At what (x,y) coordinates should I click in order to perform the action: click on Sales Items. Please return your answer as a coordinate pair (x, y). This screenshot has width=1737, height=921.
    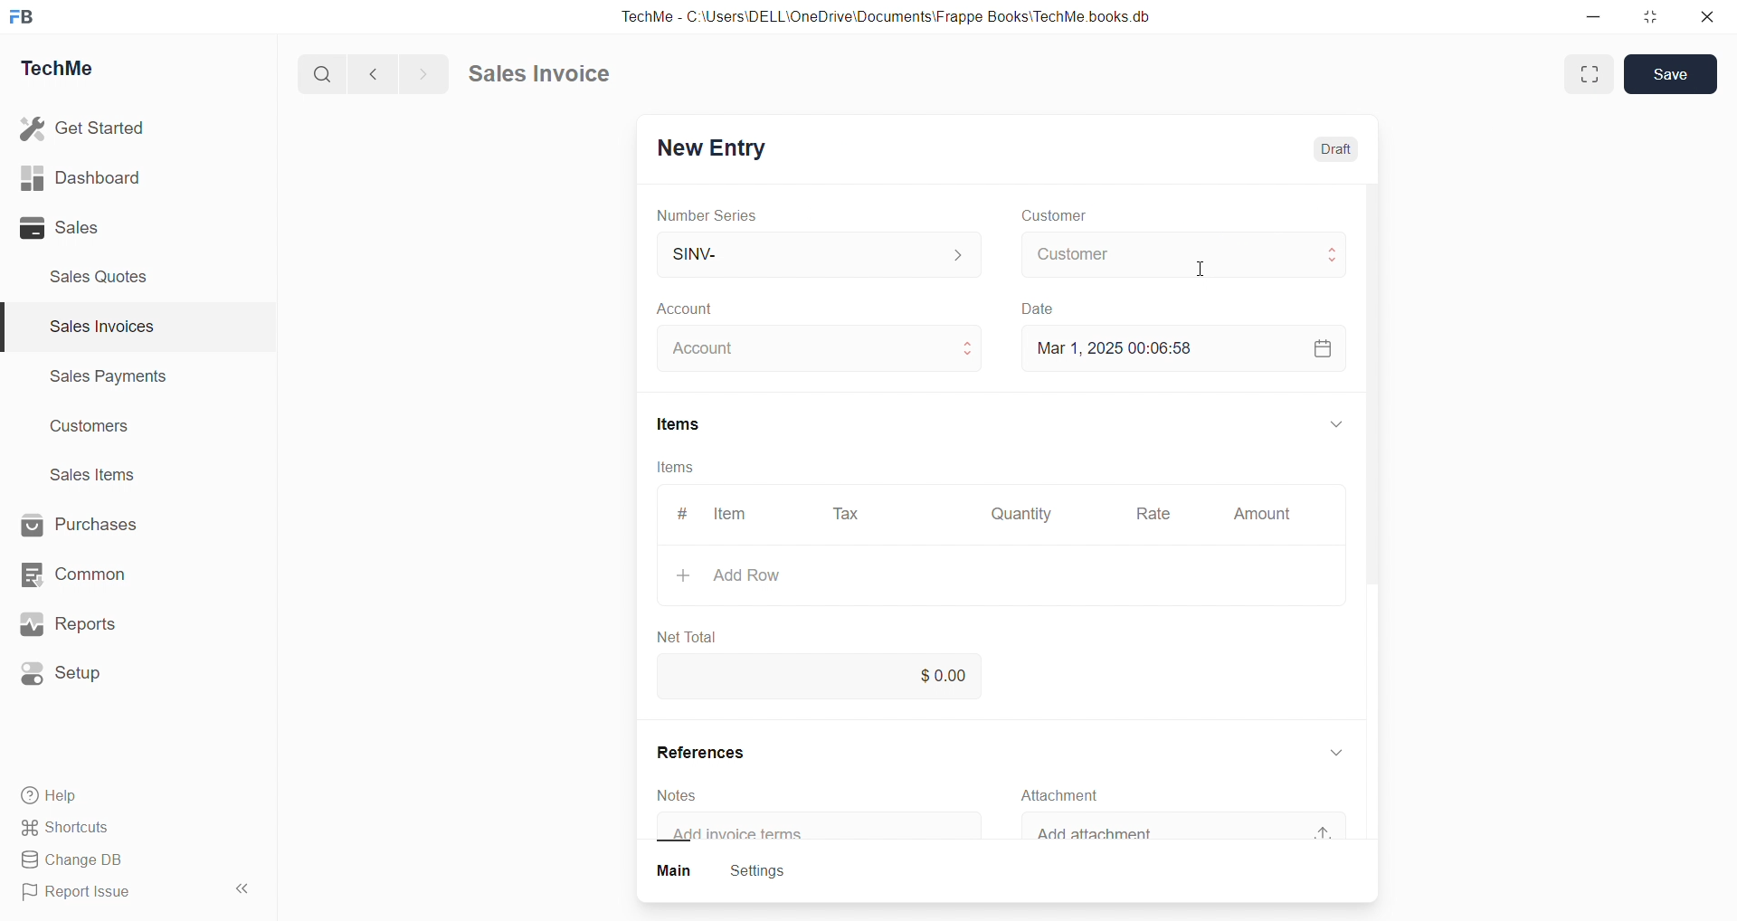
    Looking at the image, I should click on (100, 477).